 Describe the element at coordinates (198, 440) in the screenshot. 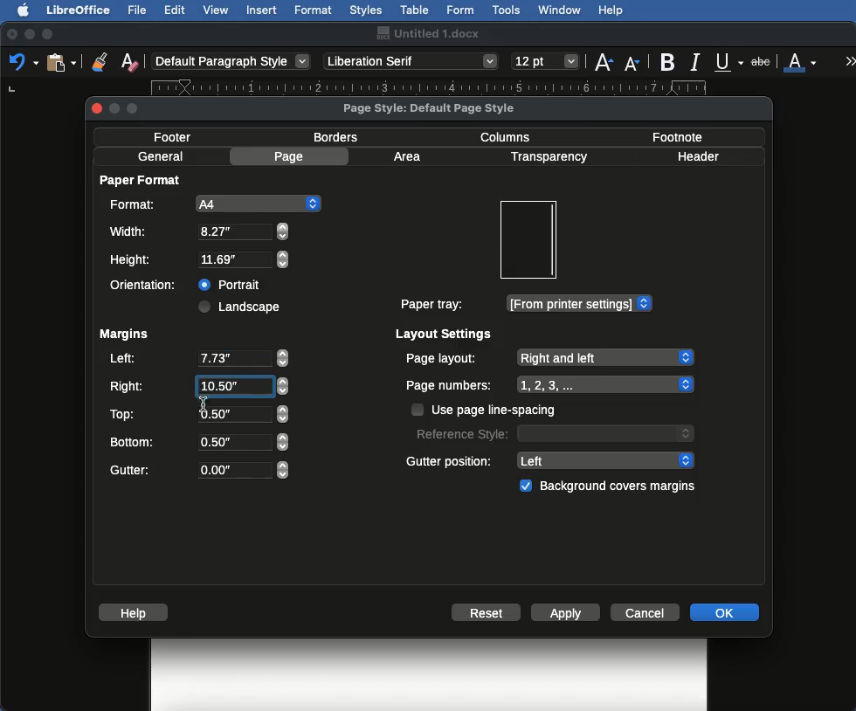

I see `Bottom` at that location.